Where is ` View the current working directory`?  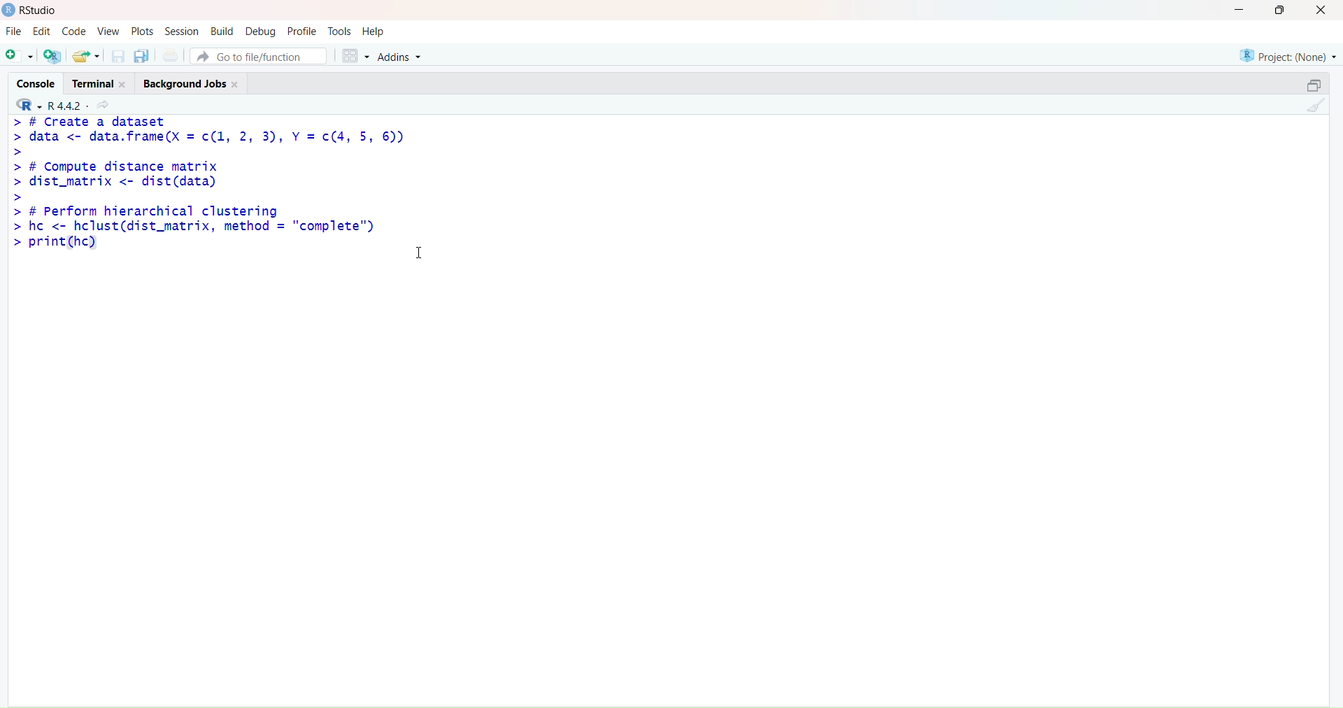
 View the current working directory is located at coordinates (106, 104).